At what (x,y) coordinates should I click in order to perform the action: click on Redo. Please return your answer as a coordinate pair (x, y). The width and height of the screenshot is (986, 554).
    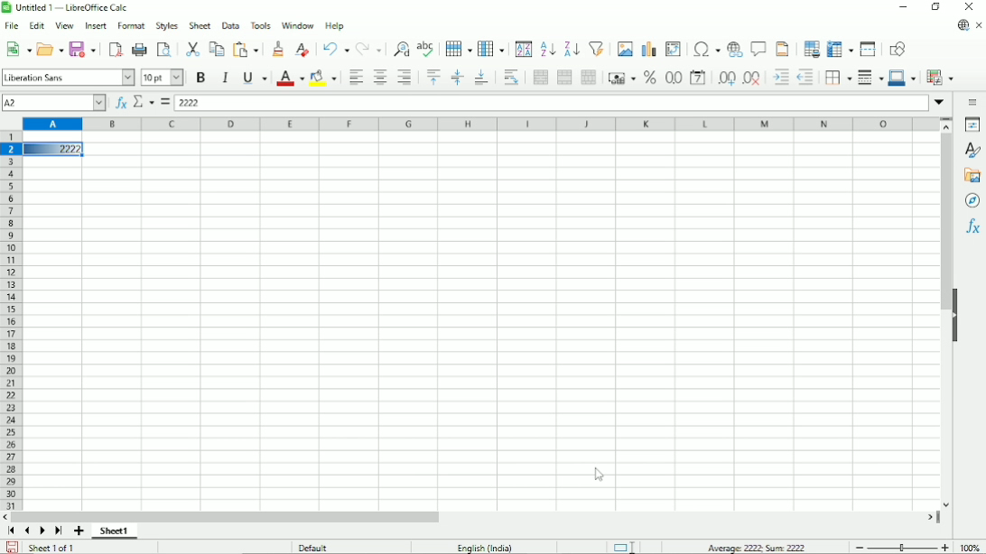
    Looking at the image, I should click on (368, 49).